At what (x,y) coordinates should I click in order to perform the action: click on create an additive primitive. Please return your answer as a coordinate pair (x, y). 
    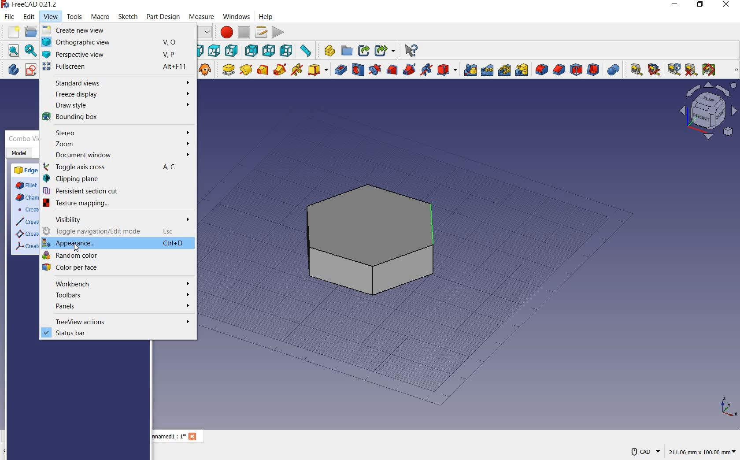
    Looking at the image, I should click on (318, 70).